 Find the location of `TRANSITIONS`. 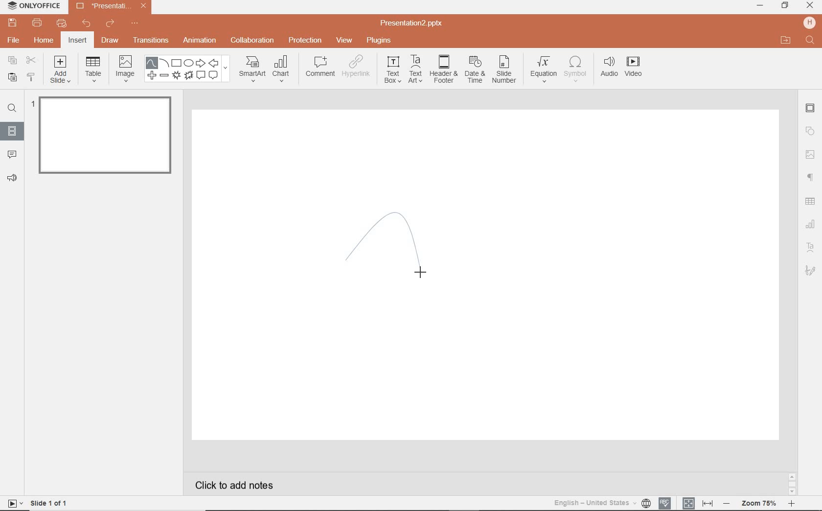

TRANSITIONS is located at coordinates (152, 41).